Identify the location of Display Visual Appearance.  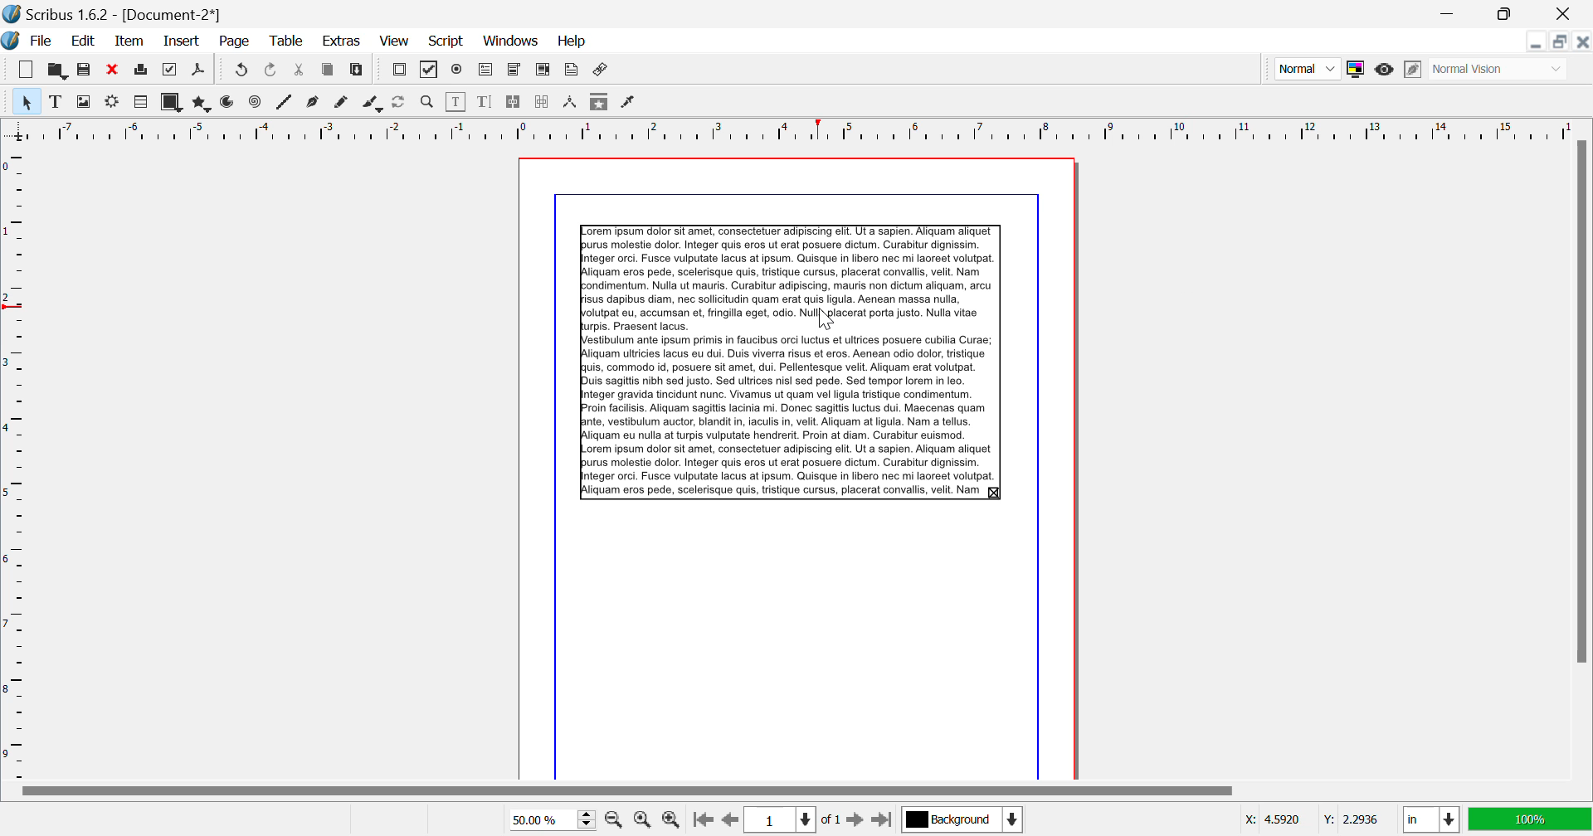
(1500, 69).